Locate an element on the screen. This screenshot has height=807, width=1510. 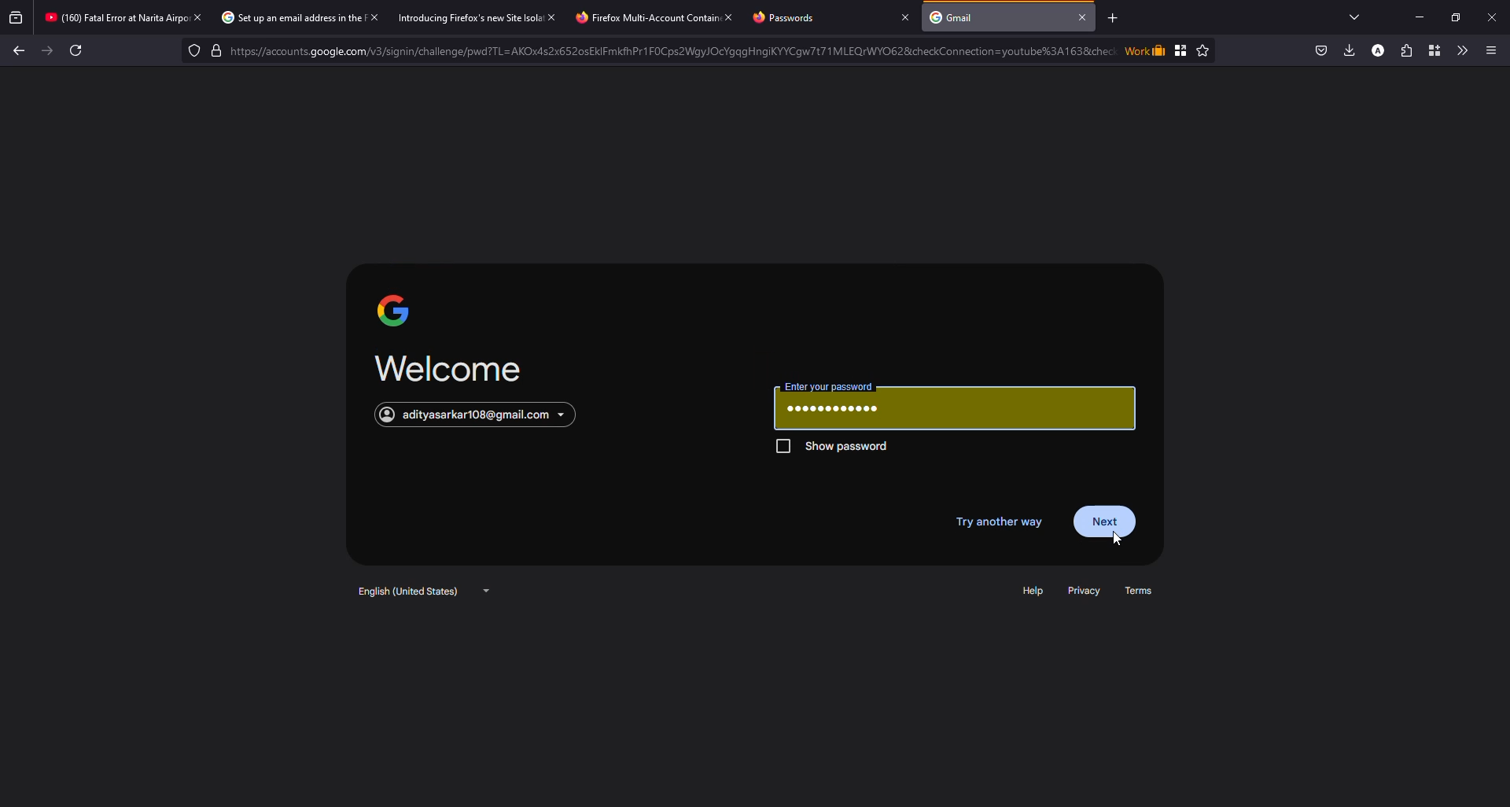
save to pocket is located at coordinates (1319, 50).